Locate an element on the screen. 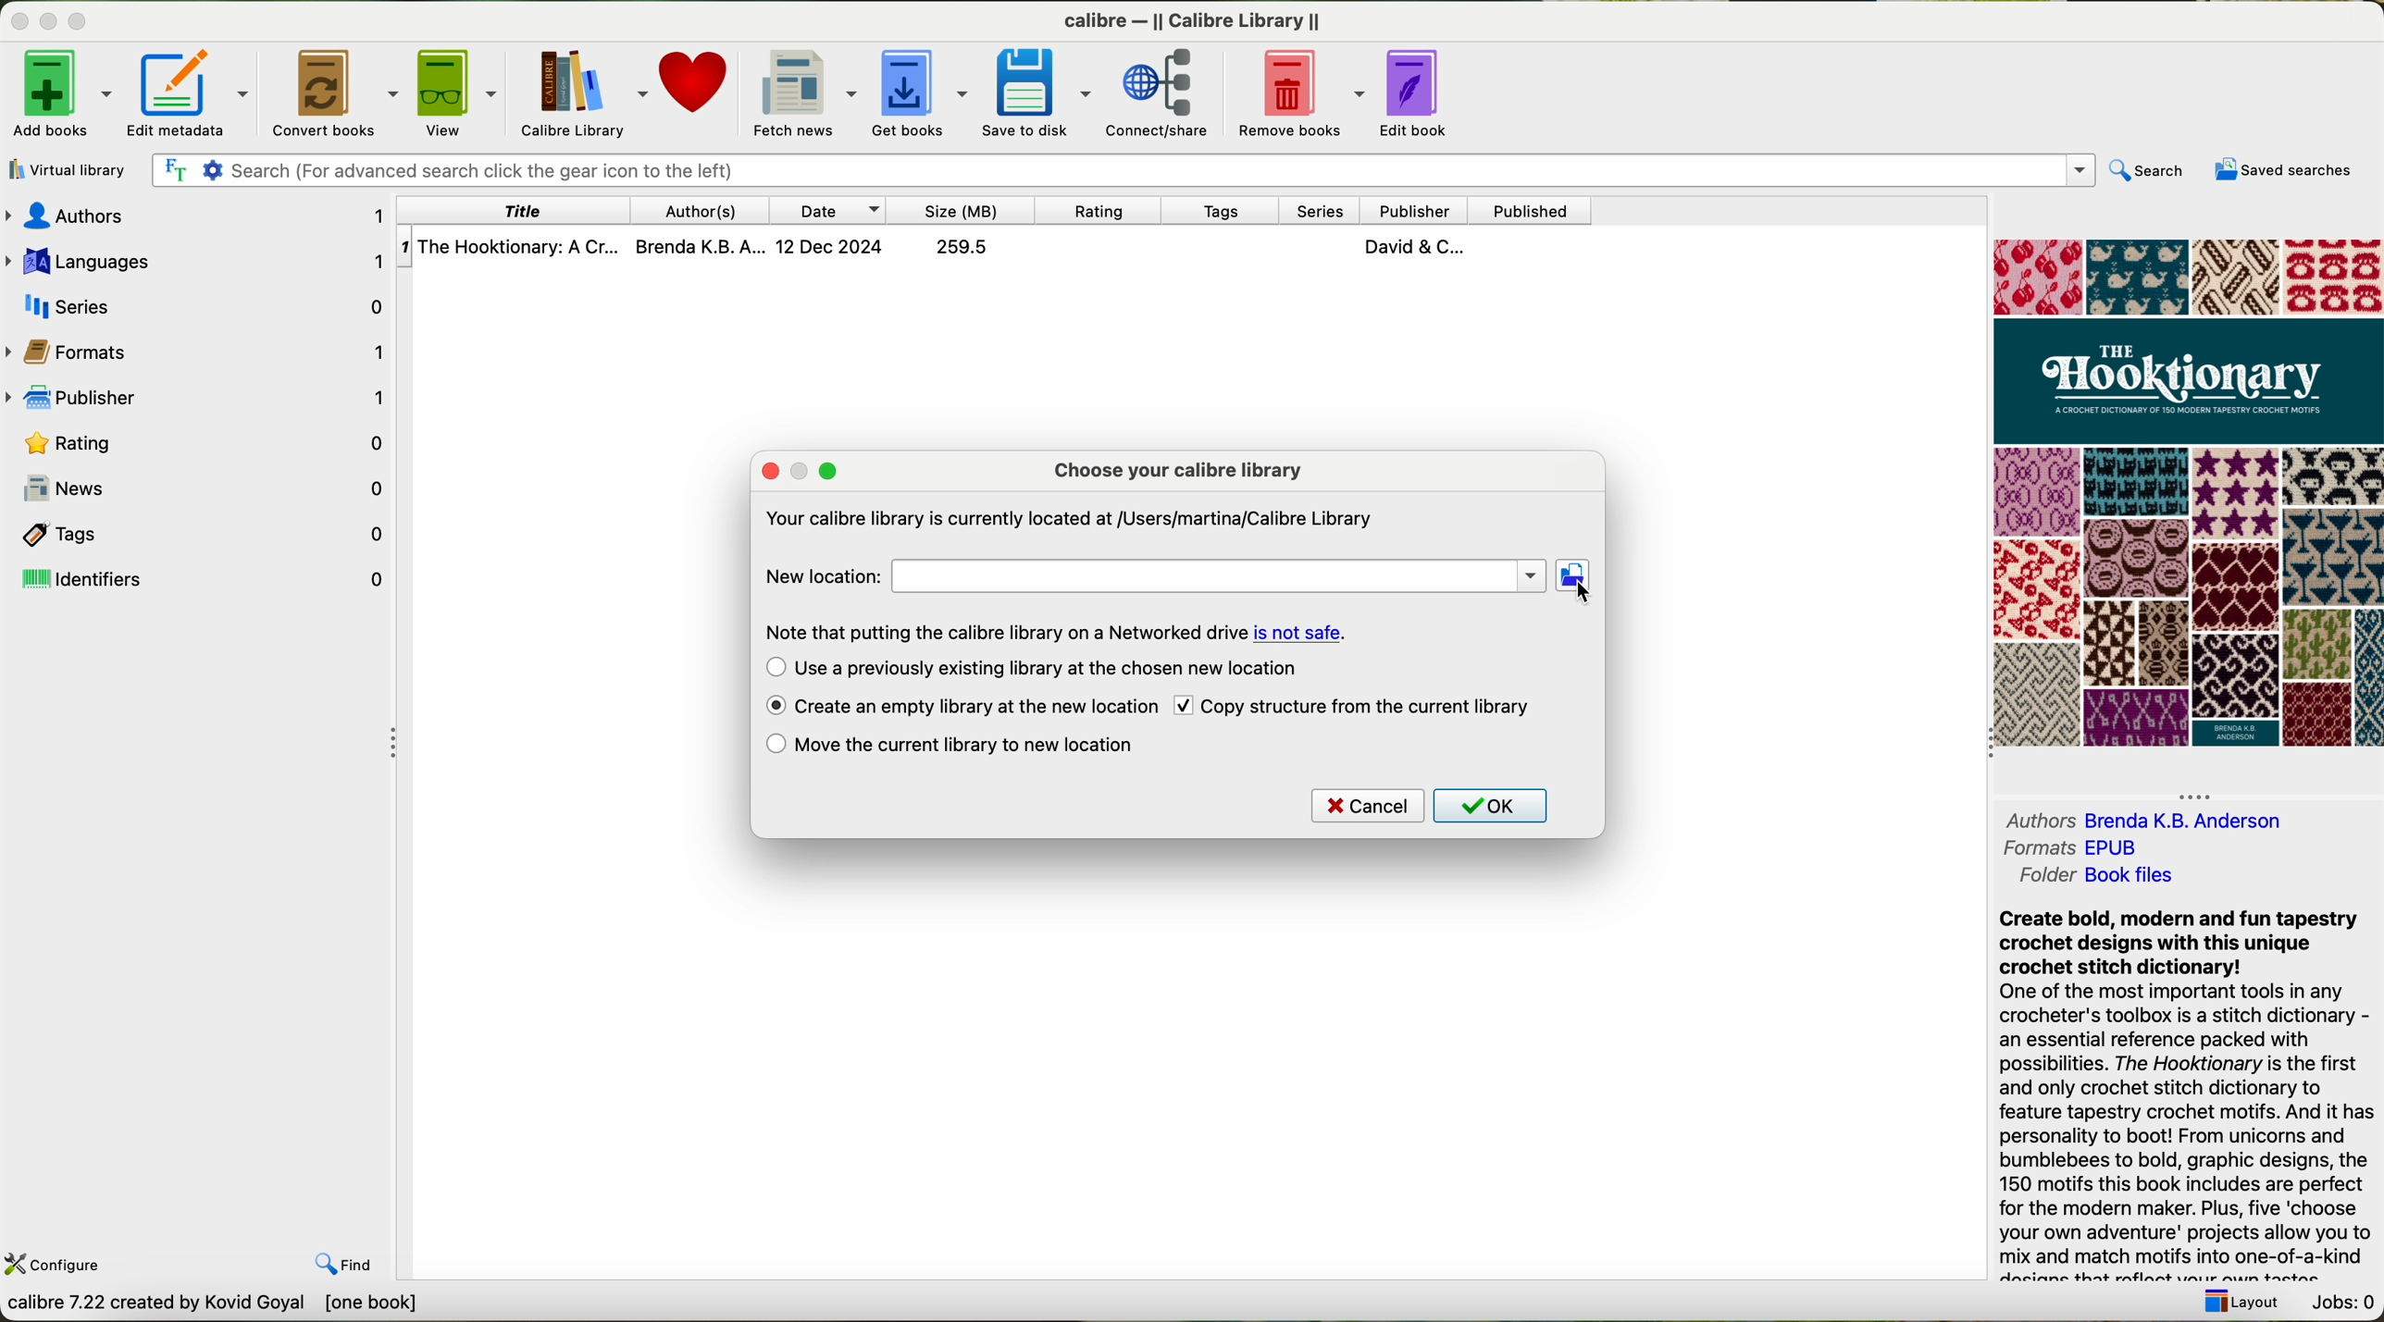 The height and width of the screenshot is (1322, 2384). Find the text is located at coordinates (173, 167).